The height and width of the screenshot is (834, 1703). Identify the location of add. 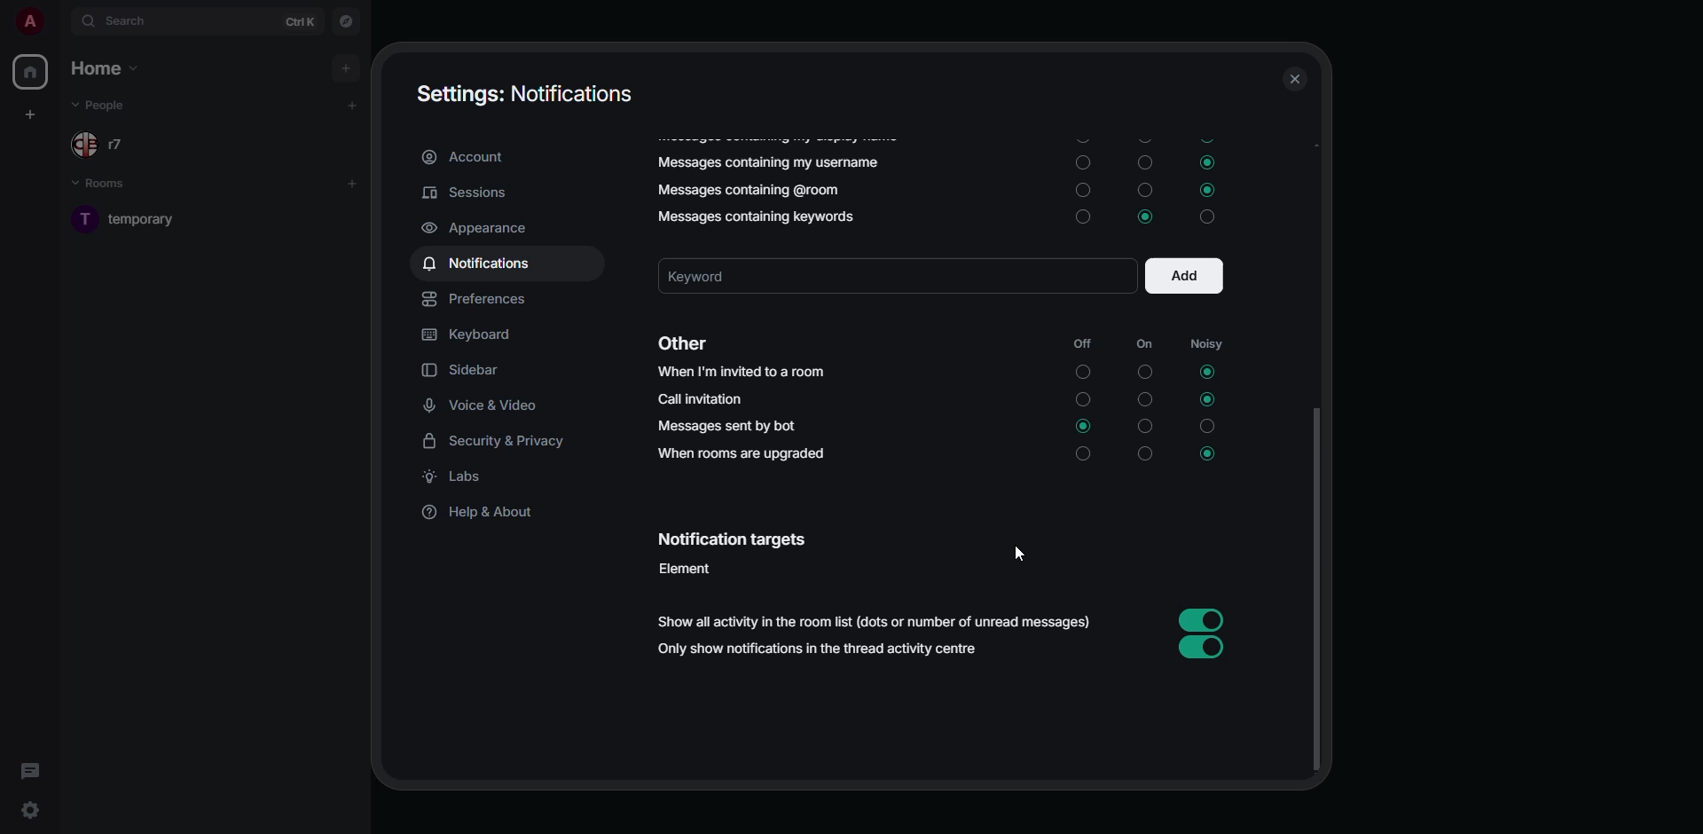
(354, 105).